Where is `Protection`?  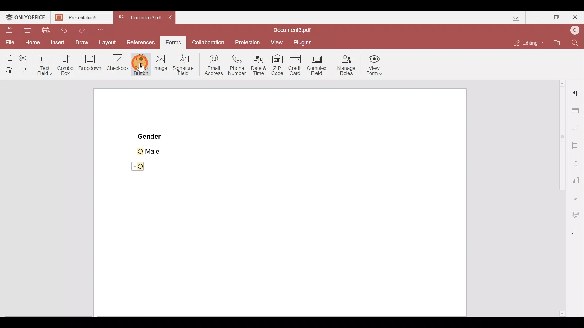
Protection is located at coordinates (248, 41).